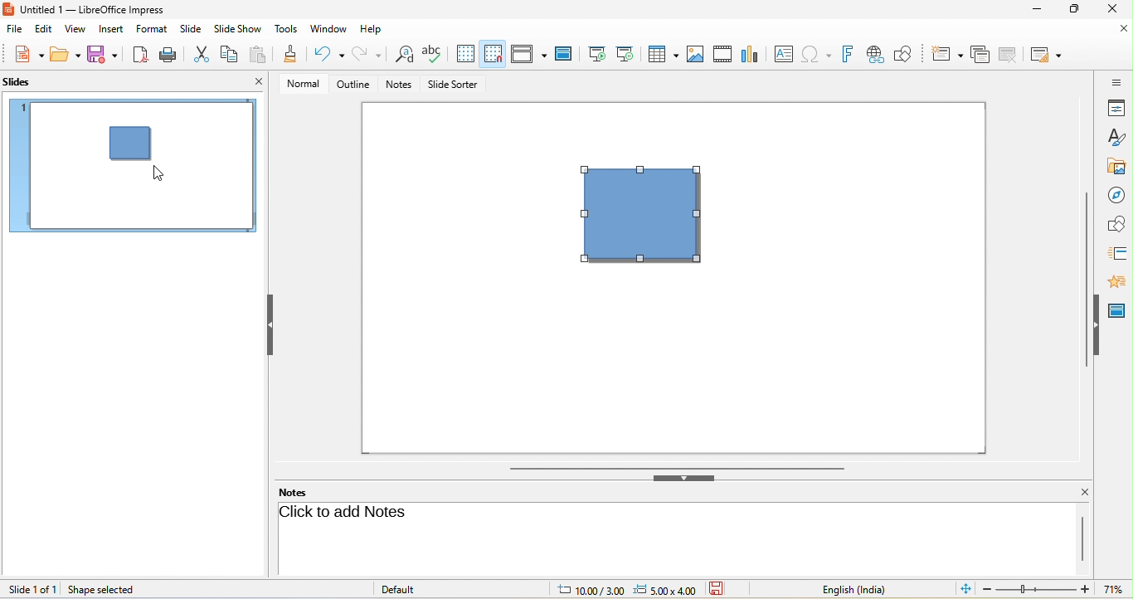 The height and width of the screenshot is (599, 1133). I want to click on view, so click(76, 29).